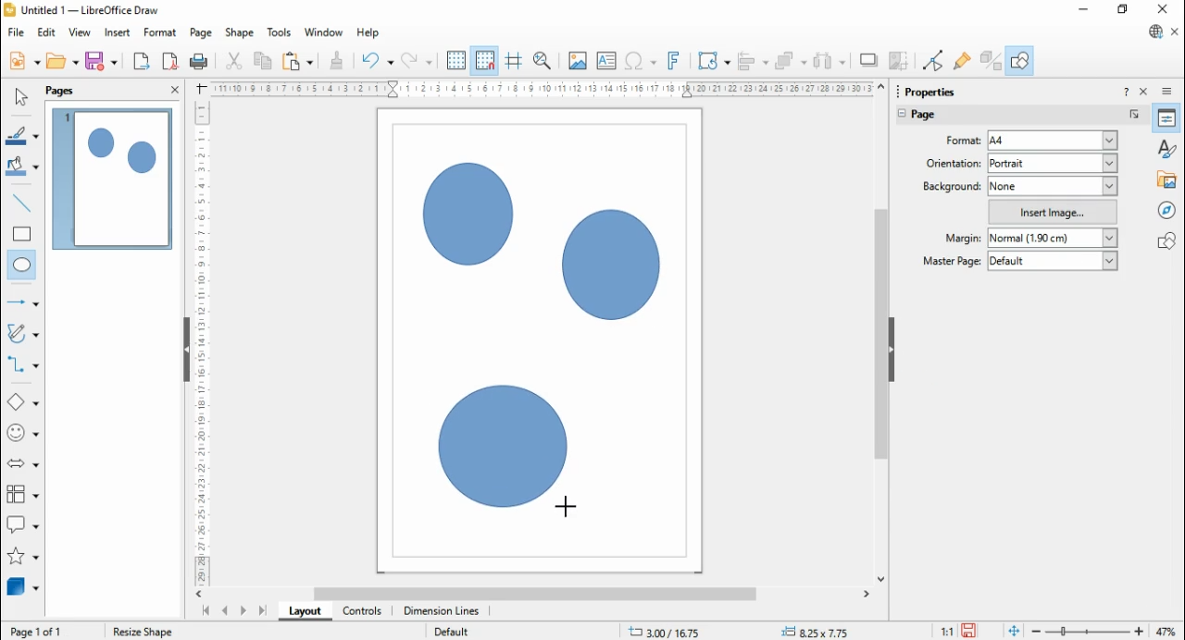  Describe the element at coordinates (233, 60) in the screenshot. I see `cut` at that location.